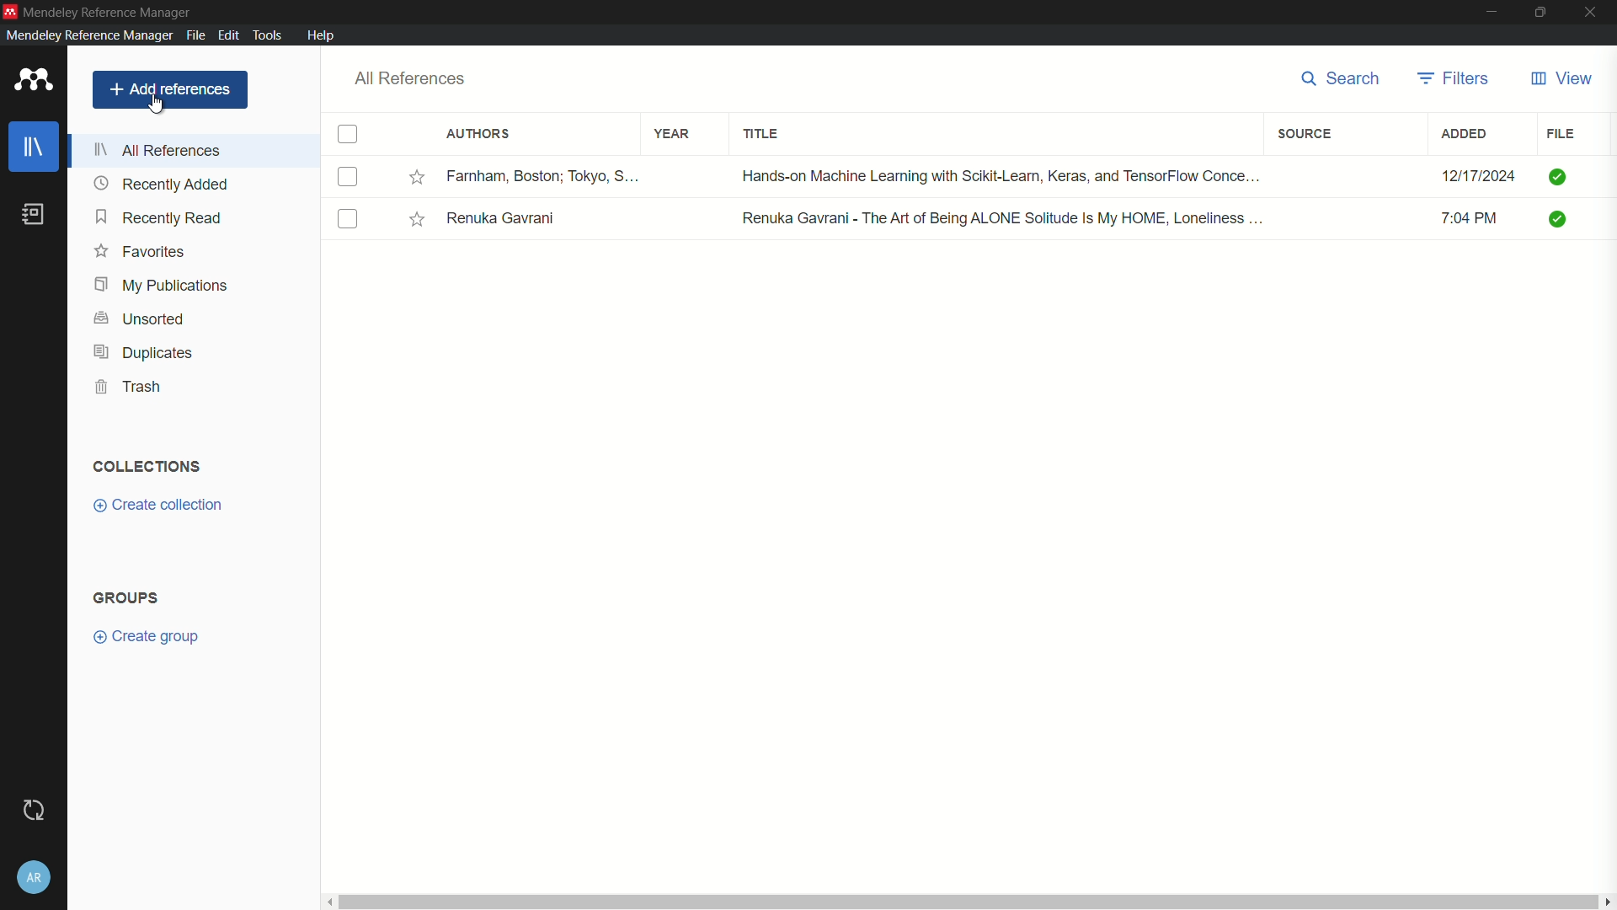 Image resolution: width=1617 pixels, height=910 pixels. Describe the element at coordinates (1563, 221) in the screenshot. I see `check` at that location.